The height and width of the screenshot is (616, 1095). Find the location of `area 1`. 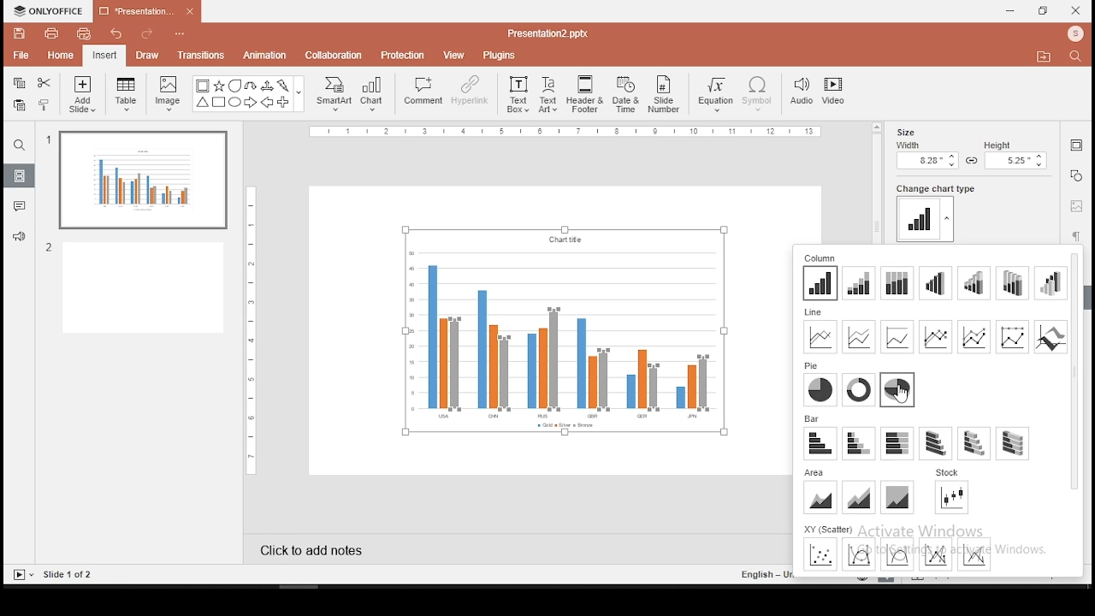

area 1 is located at coordinates (820, 497).